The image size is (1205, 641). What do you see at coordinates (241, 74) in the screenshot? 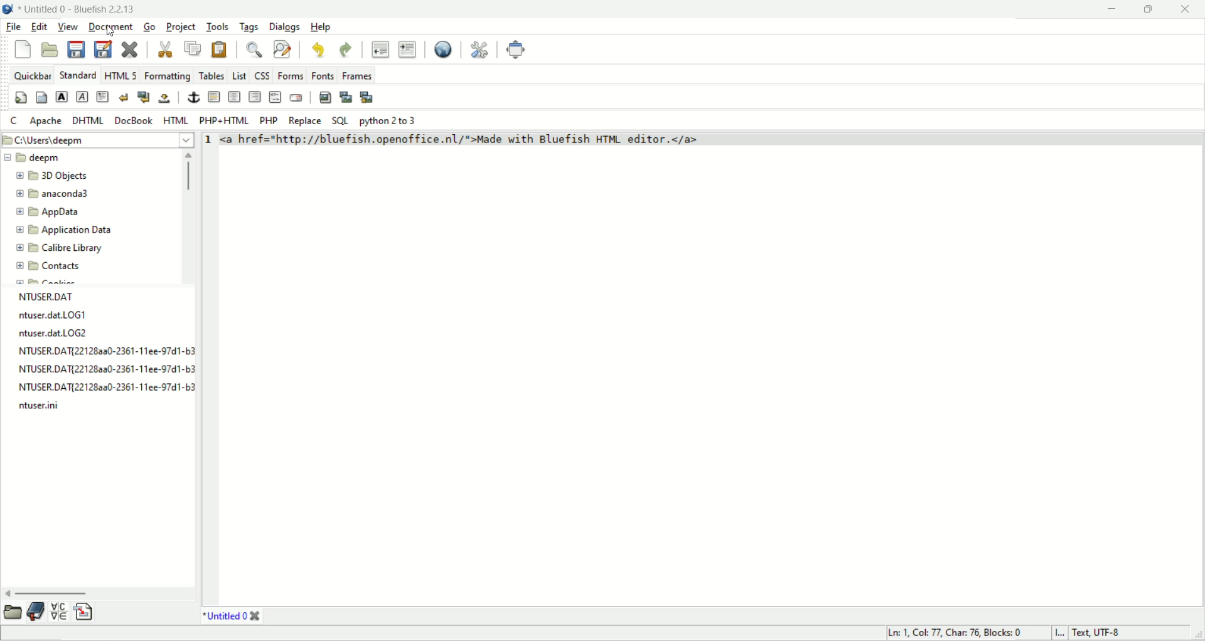
I see `list` at bounding box center [241, 74].